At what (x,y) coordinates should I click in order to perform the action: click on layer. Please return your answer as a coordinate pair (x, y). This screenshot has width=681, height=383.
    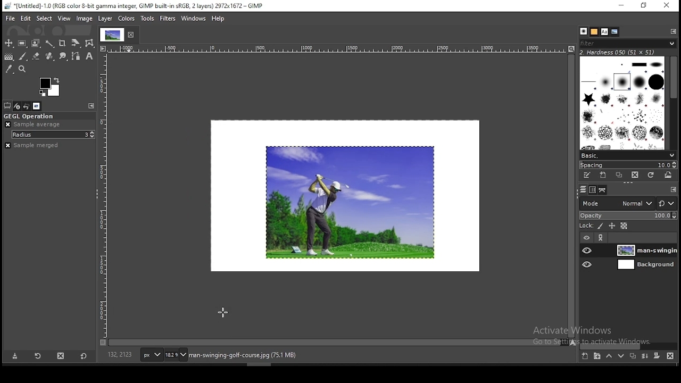
    Looking at the image, I should click on (647, 266).